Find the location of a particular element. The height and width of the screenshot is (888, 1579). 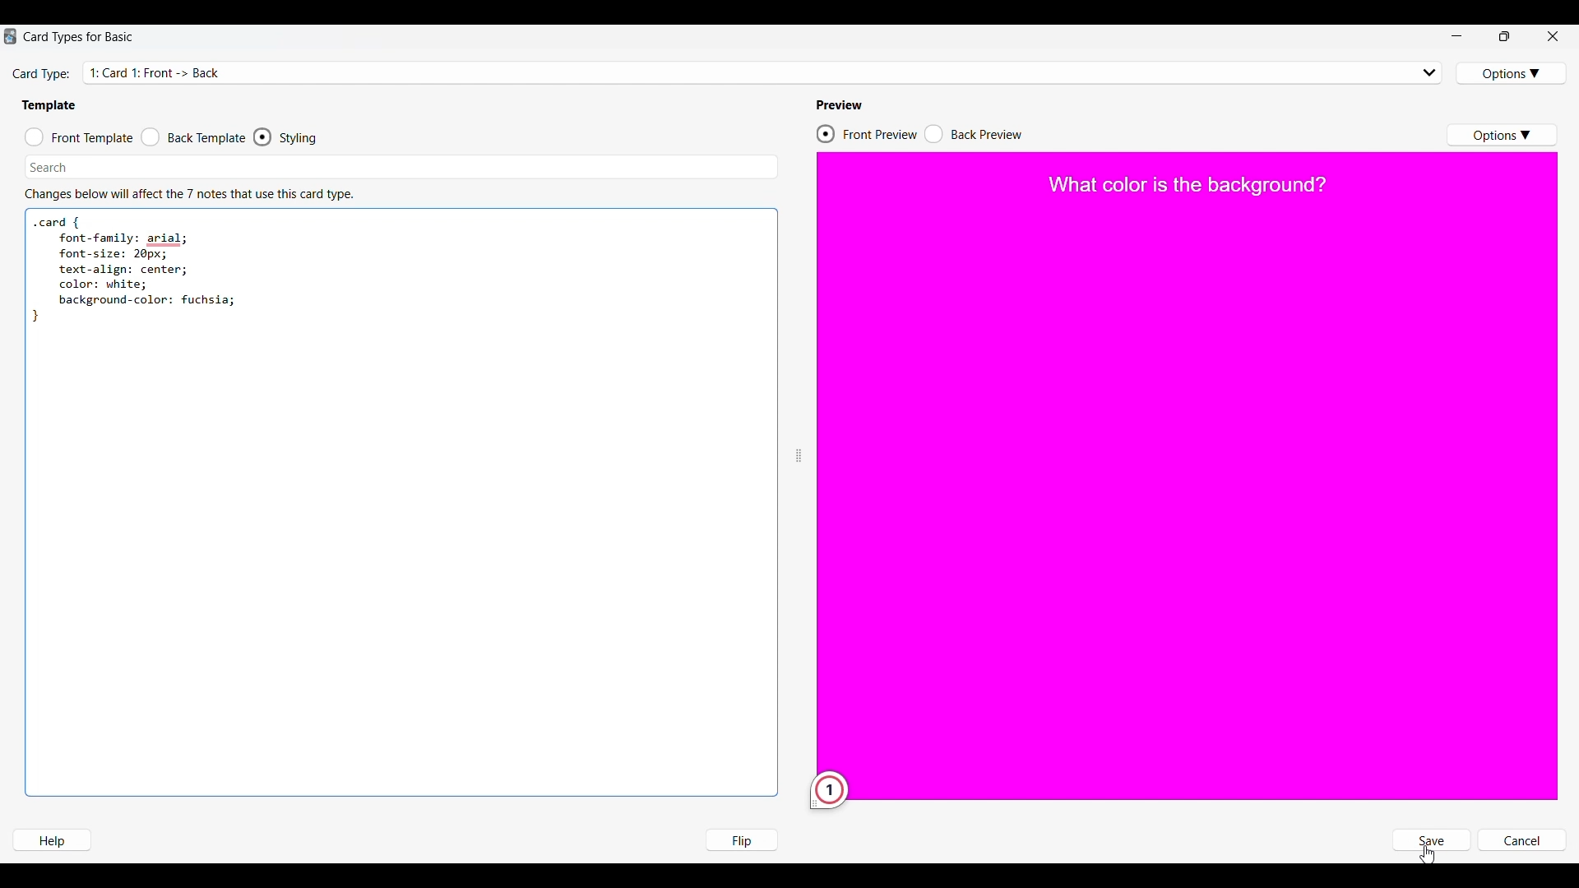

Preview back of card is located at coordinates (974, 134).